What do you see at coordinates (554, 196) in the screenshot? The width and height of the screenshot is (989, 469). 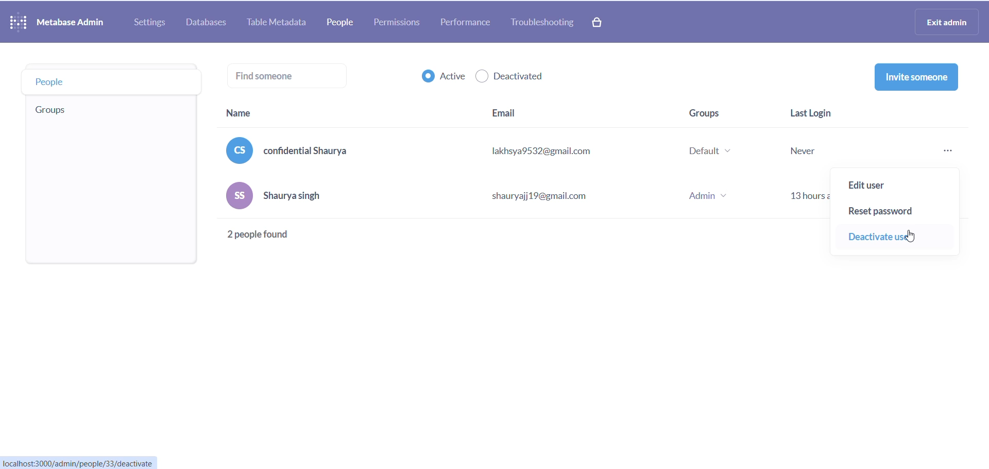 I see `email` at bounding box center [554, 196].